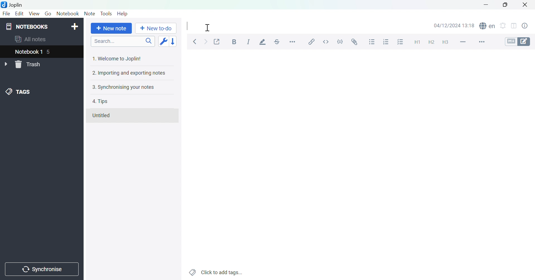 The width and height of the screenshot is (535, 280). I want to click on aLL NOTES, so click(34, 40).